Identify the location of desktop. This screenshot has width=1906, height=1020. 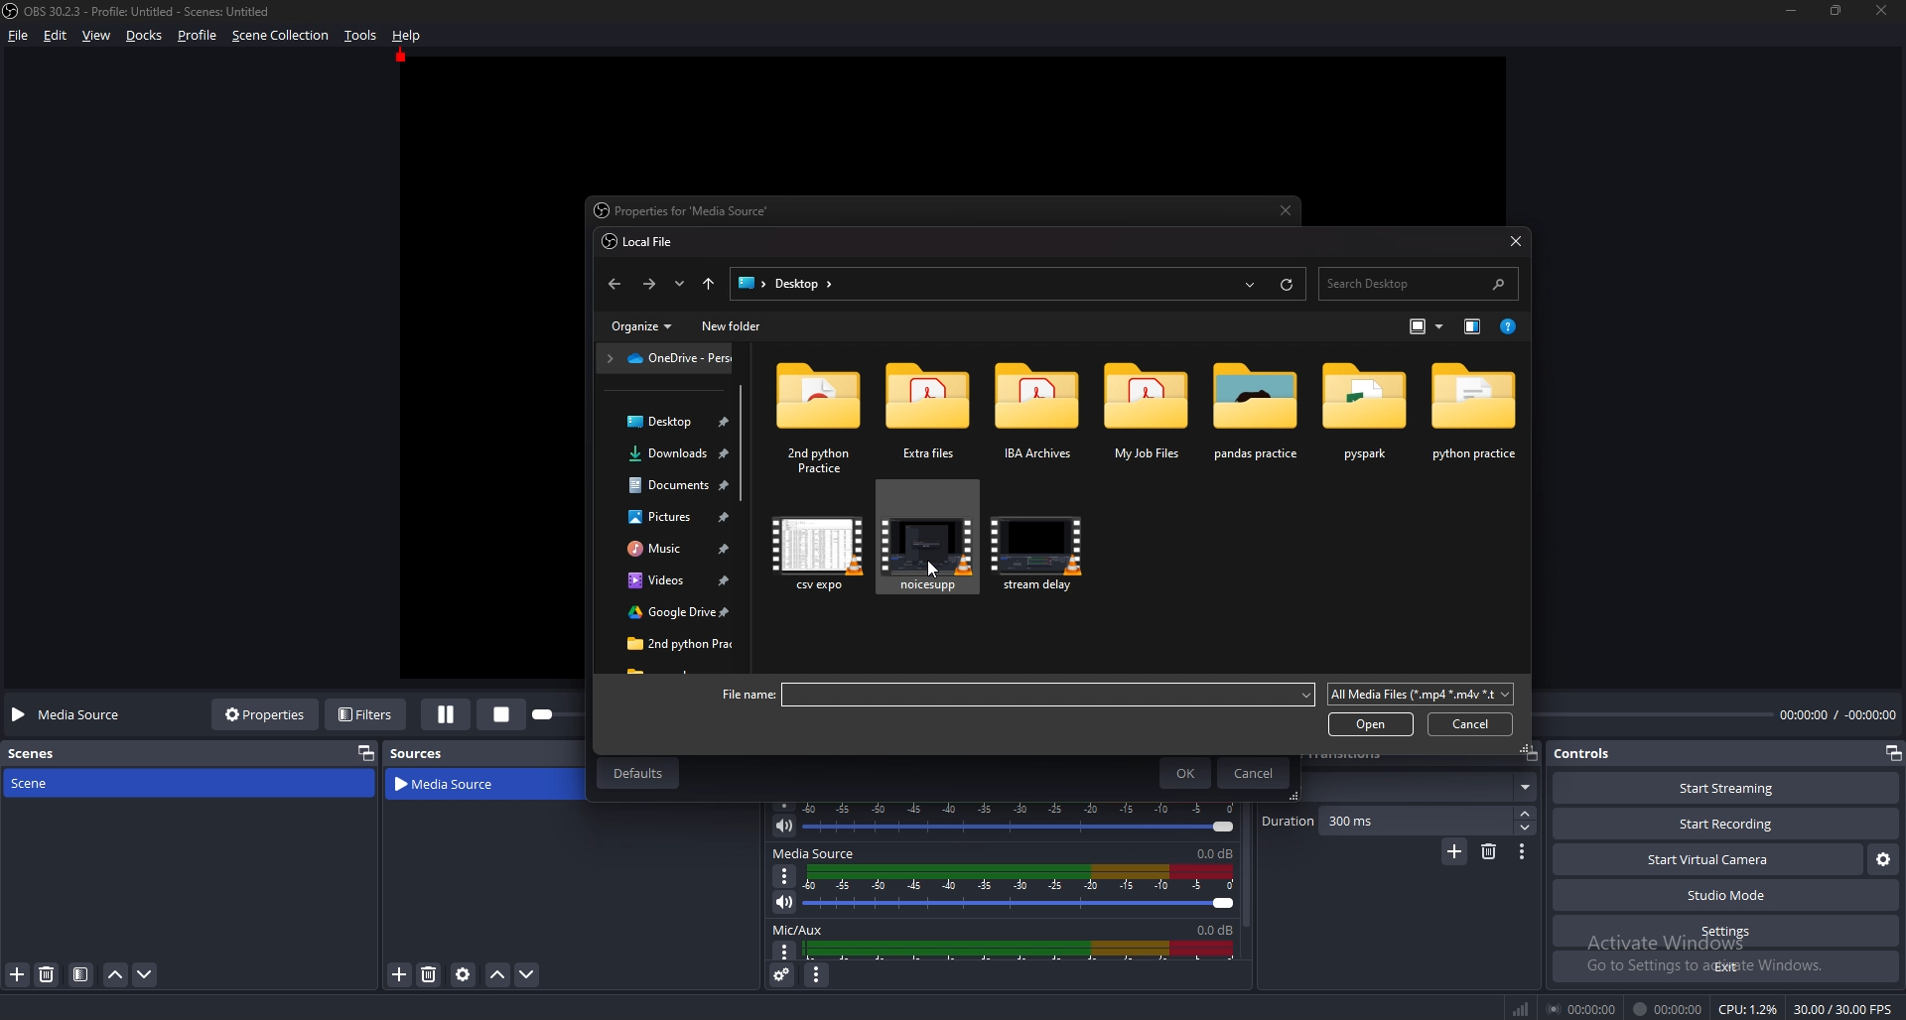
(789, 284).